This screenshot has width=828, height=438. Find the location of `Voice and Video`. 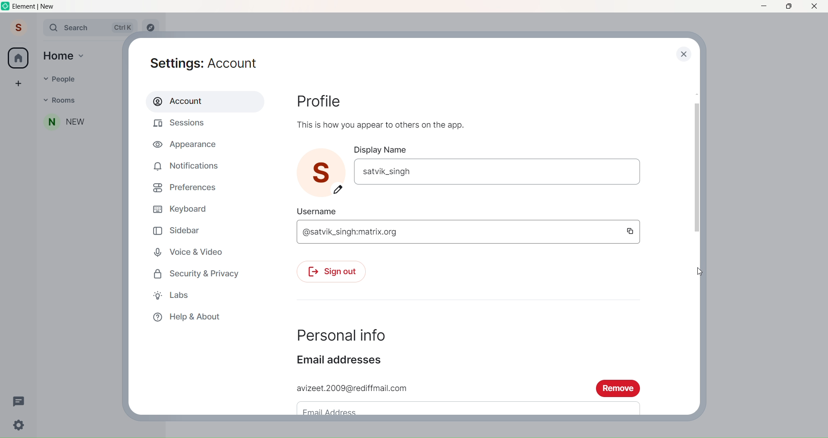

Voice and Video is located at coordinates (191, 250).